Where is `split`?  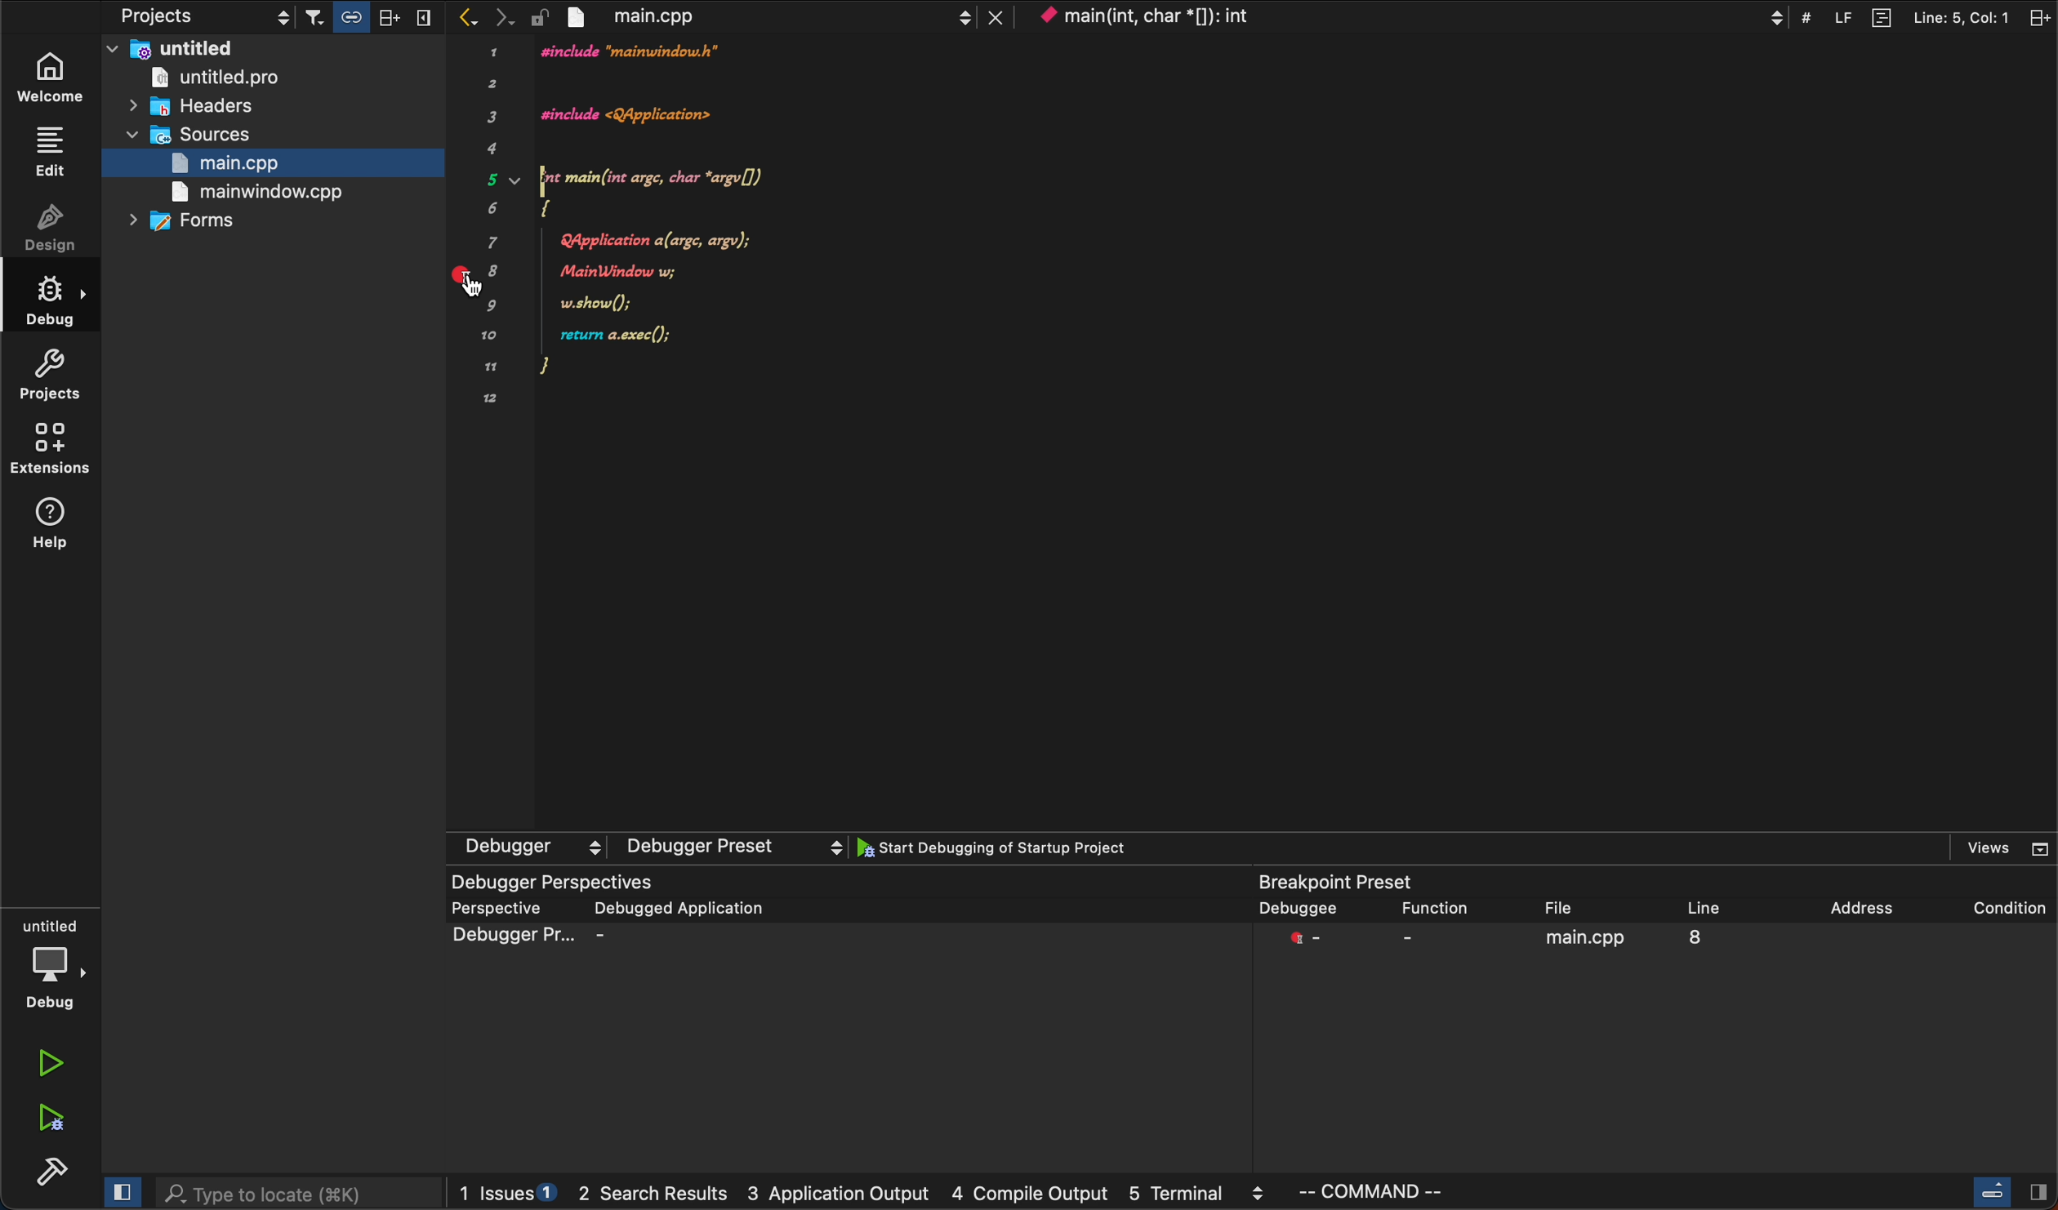 split is located at coordinates (1926, 16).